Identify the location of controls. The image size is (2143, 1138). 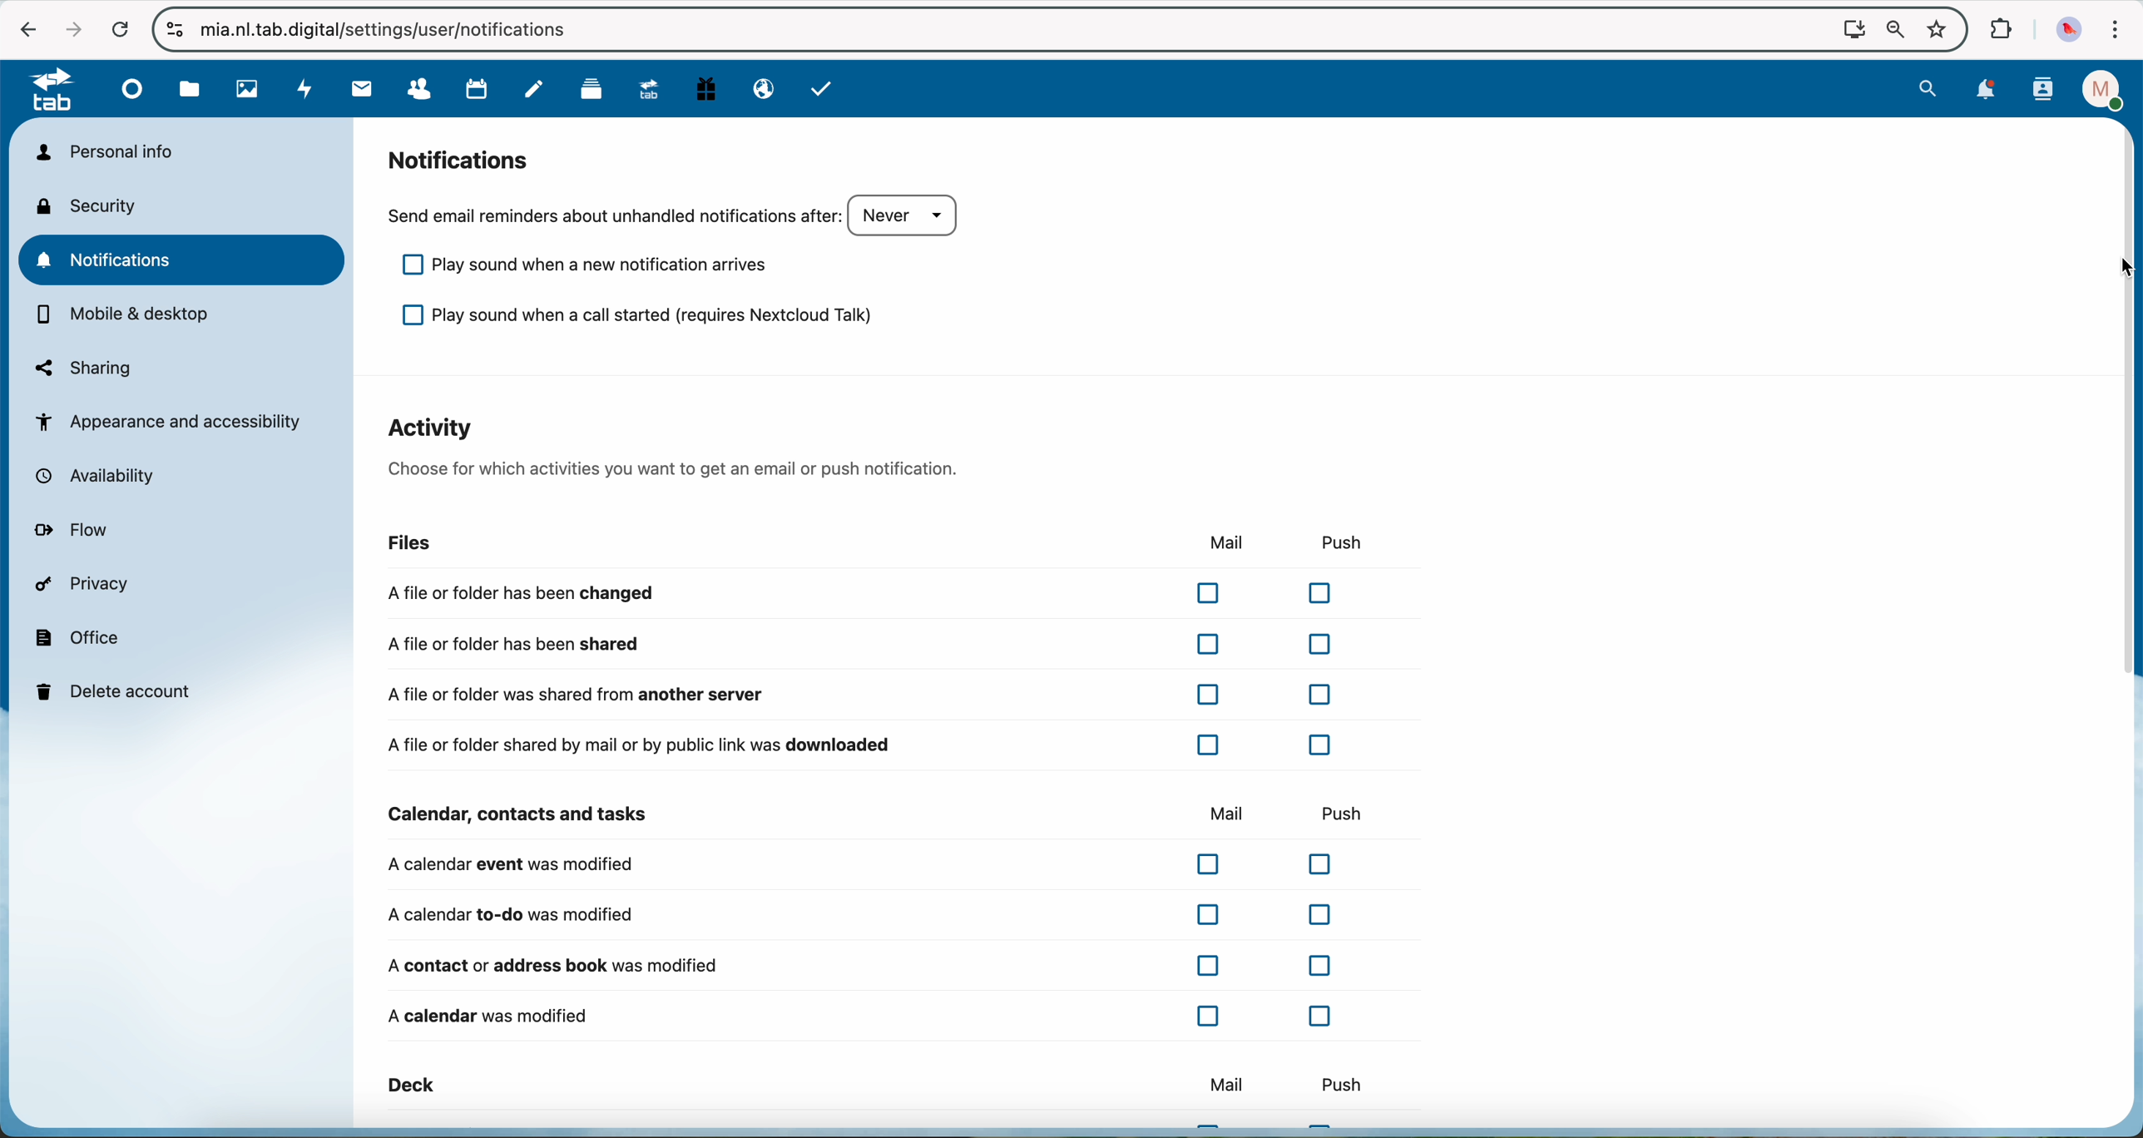
(176, 30).